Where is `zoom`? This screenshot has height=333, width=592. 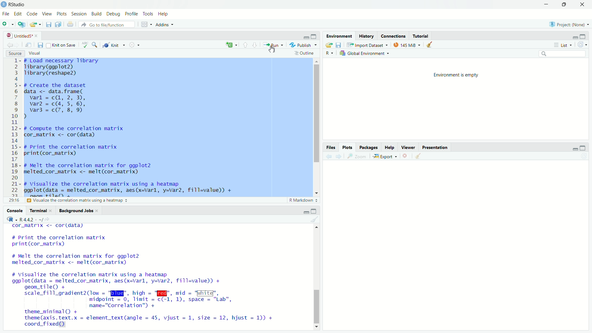
zoom is located at coordinates (358, 156).